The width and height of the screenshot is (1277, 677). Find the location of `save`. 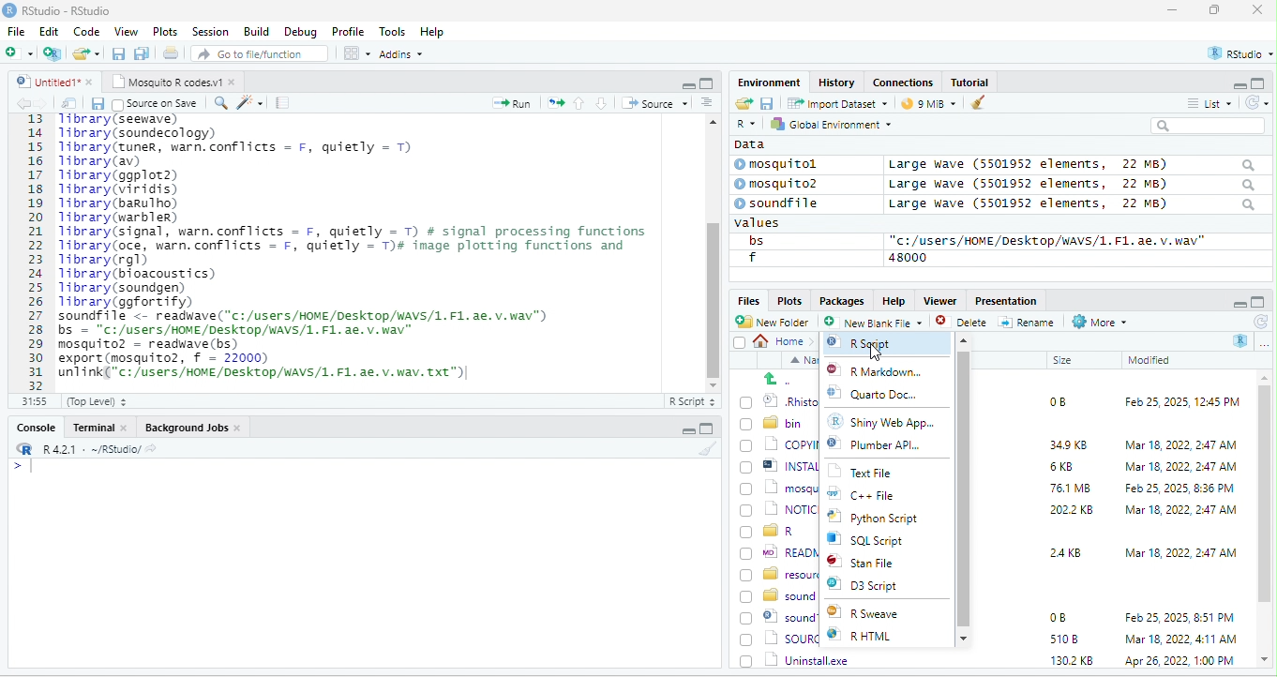

save is located at coordinates (97, 103).